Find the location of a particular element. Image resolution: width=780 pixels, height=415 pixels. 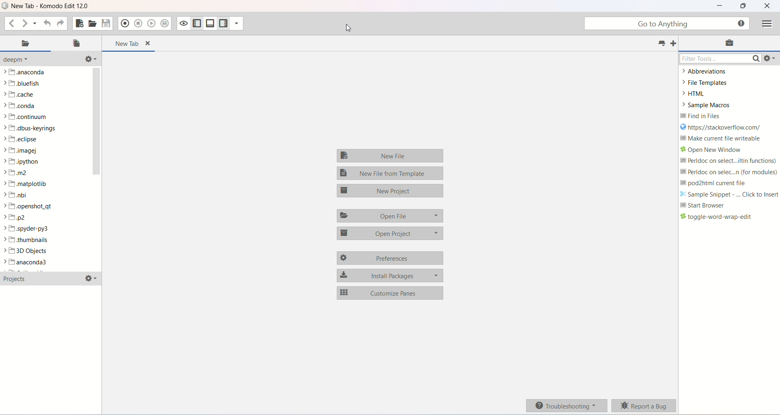

go forward one location is located at coordinates (24, 24).